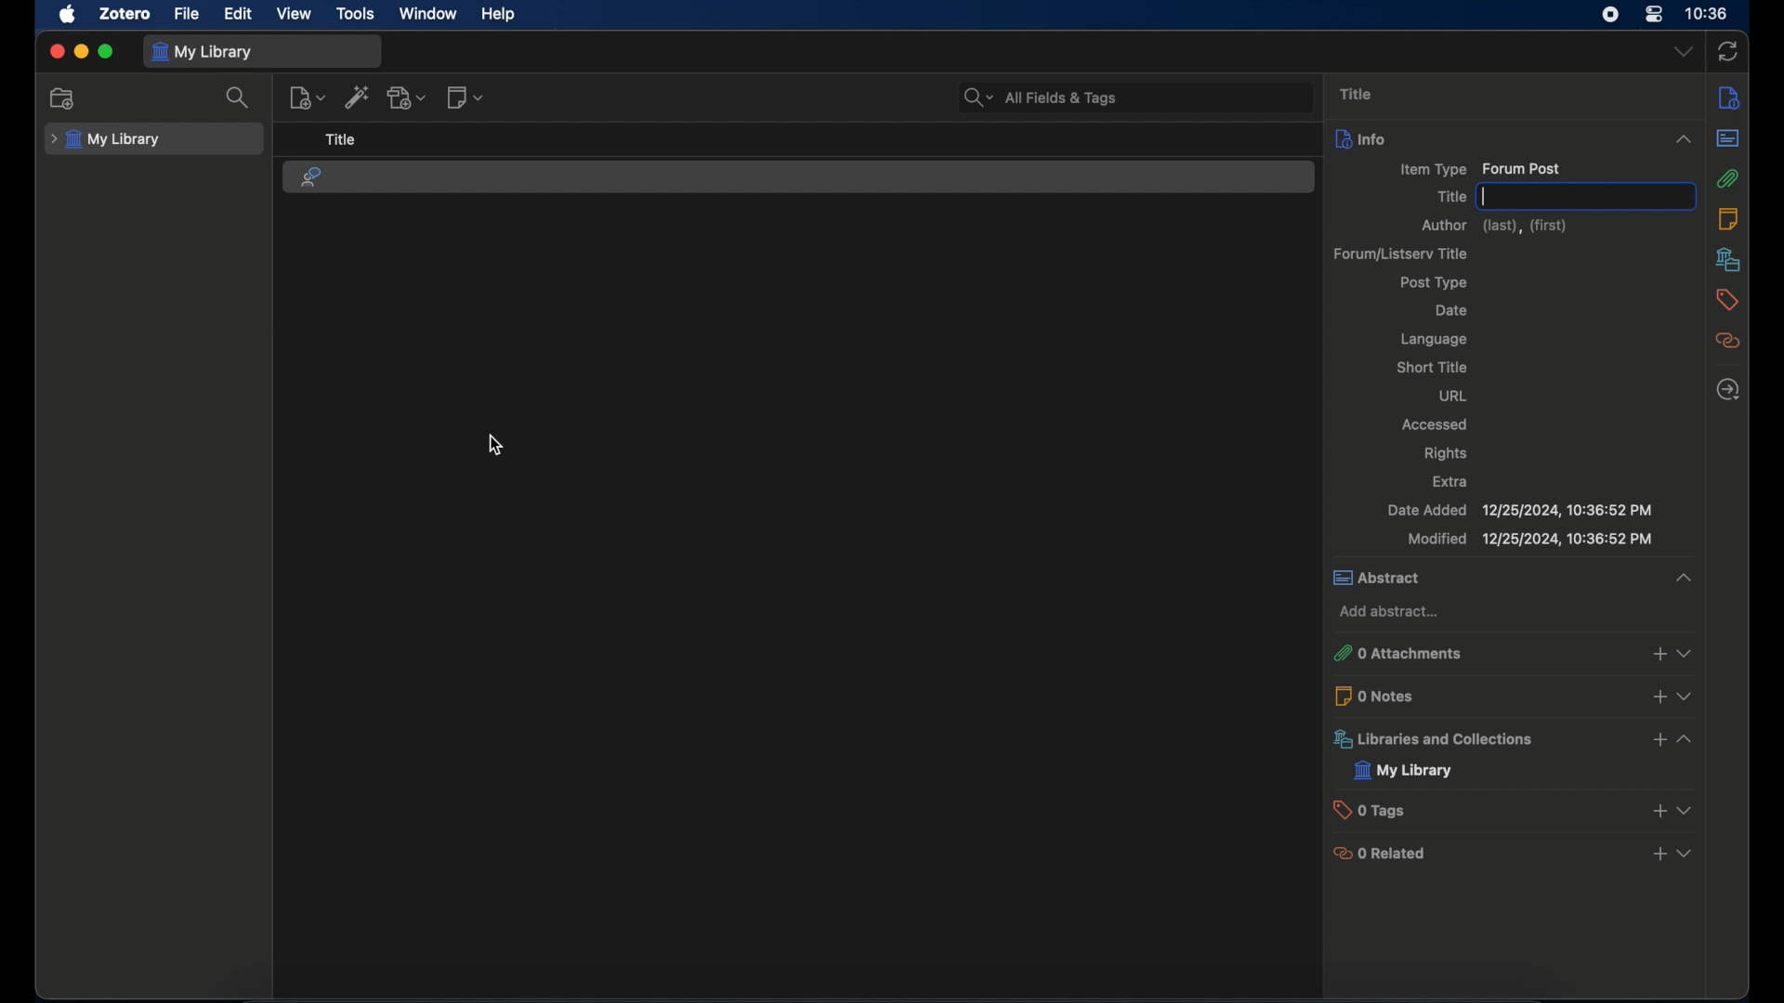 The image size is (1784, 1003). Describe the element at coordinates (1446, 454) in the screenshot. I see `rights` at that location.